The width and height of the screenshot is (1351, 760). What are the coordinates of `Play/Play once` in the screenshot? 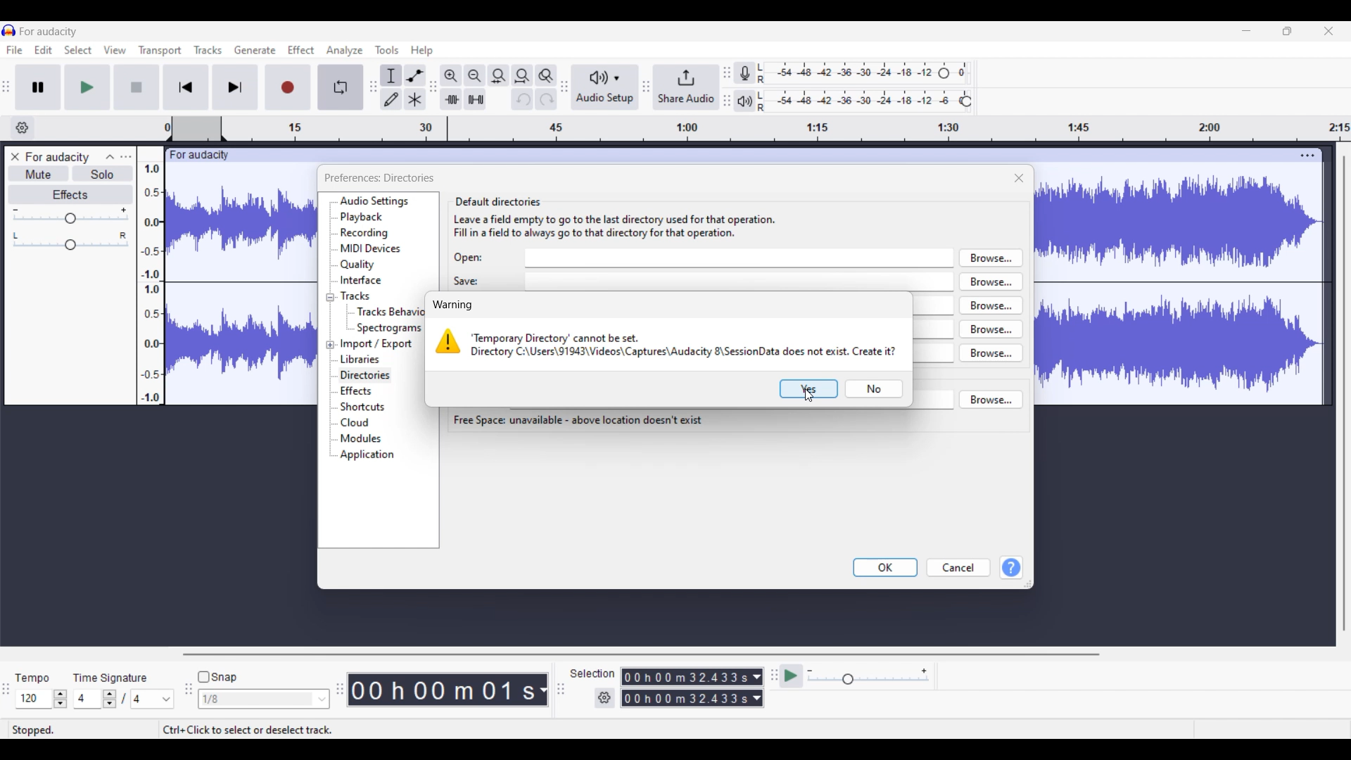 It's located at (88, 87).